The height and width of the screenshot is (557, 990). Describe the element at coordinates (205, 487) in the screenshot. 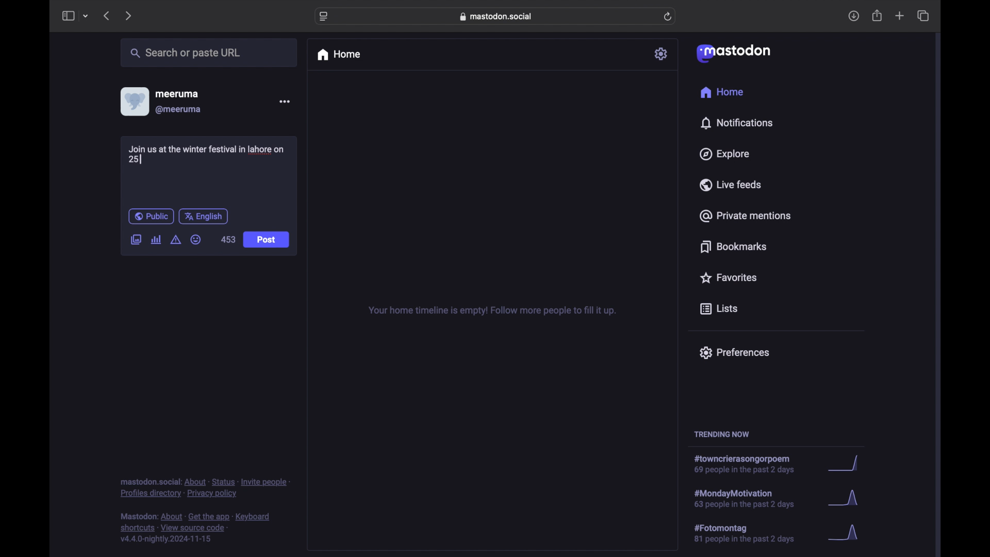

I see `footnote` at that location.